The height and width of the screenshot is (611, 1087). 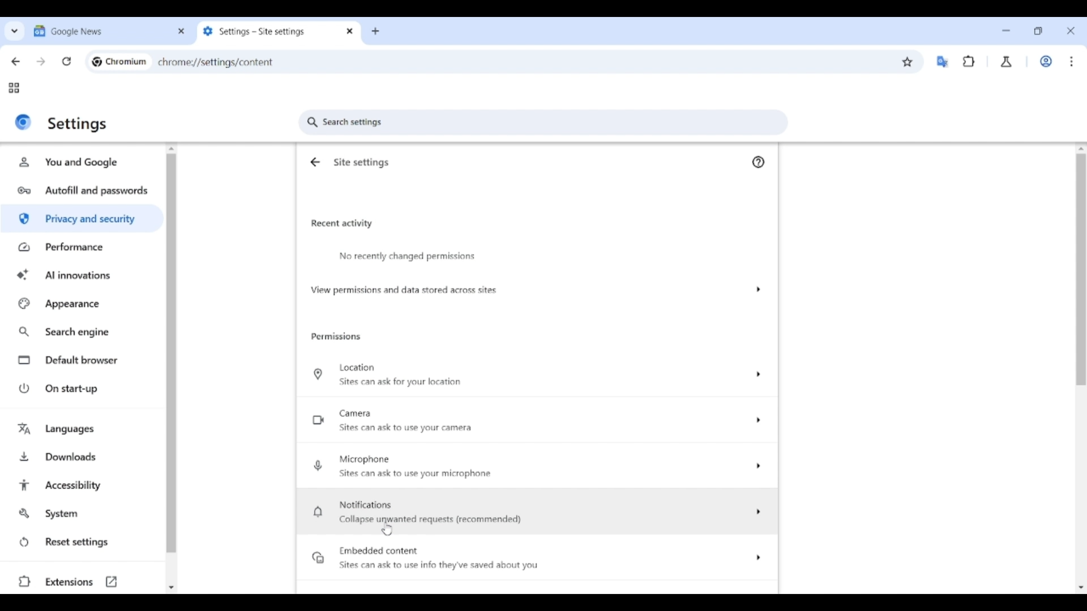 What do you see at coordinates (534, 290) in the screenshot?
I see `View permission and data stored across site options` at bounding box center [534, 290].